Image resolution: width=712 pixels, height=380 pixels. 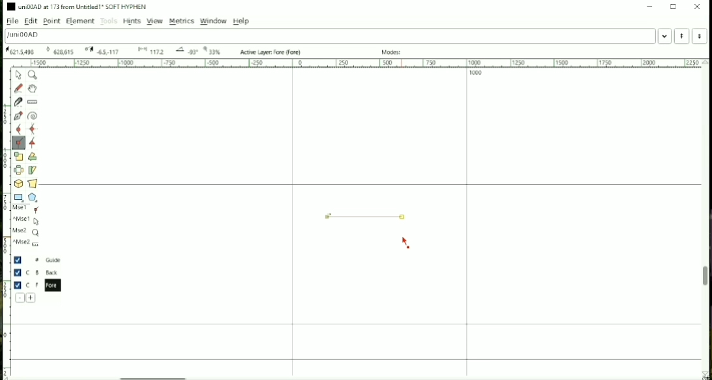 What do you see at coordinates (18, 156) in the screenshot?
I see `Scale the selection` at bounding box center [18, 156].